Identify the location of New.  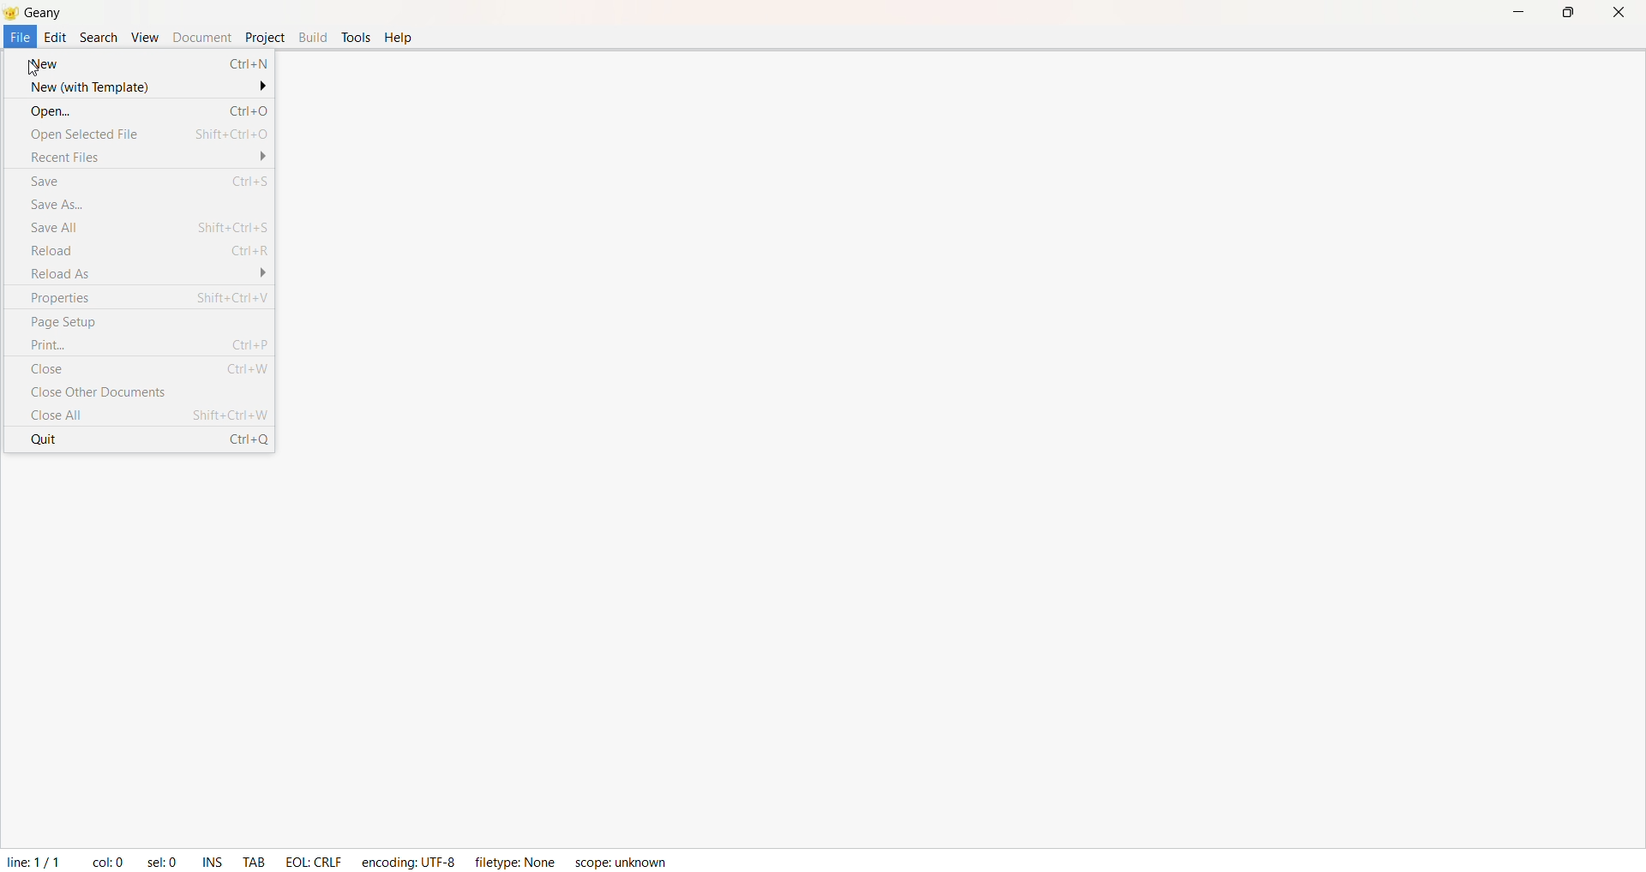
(149, 69).